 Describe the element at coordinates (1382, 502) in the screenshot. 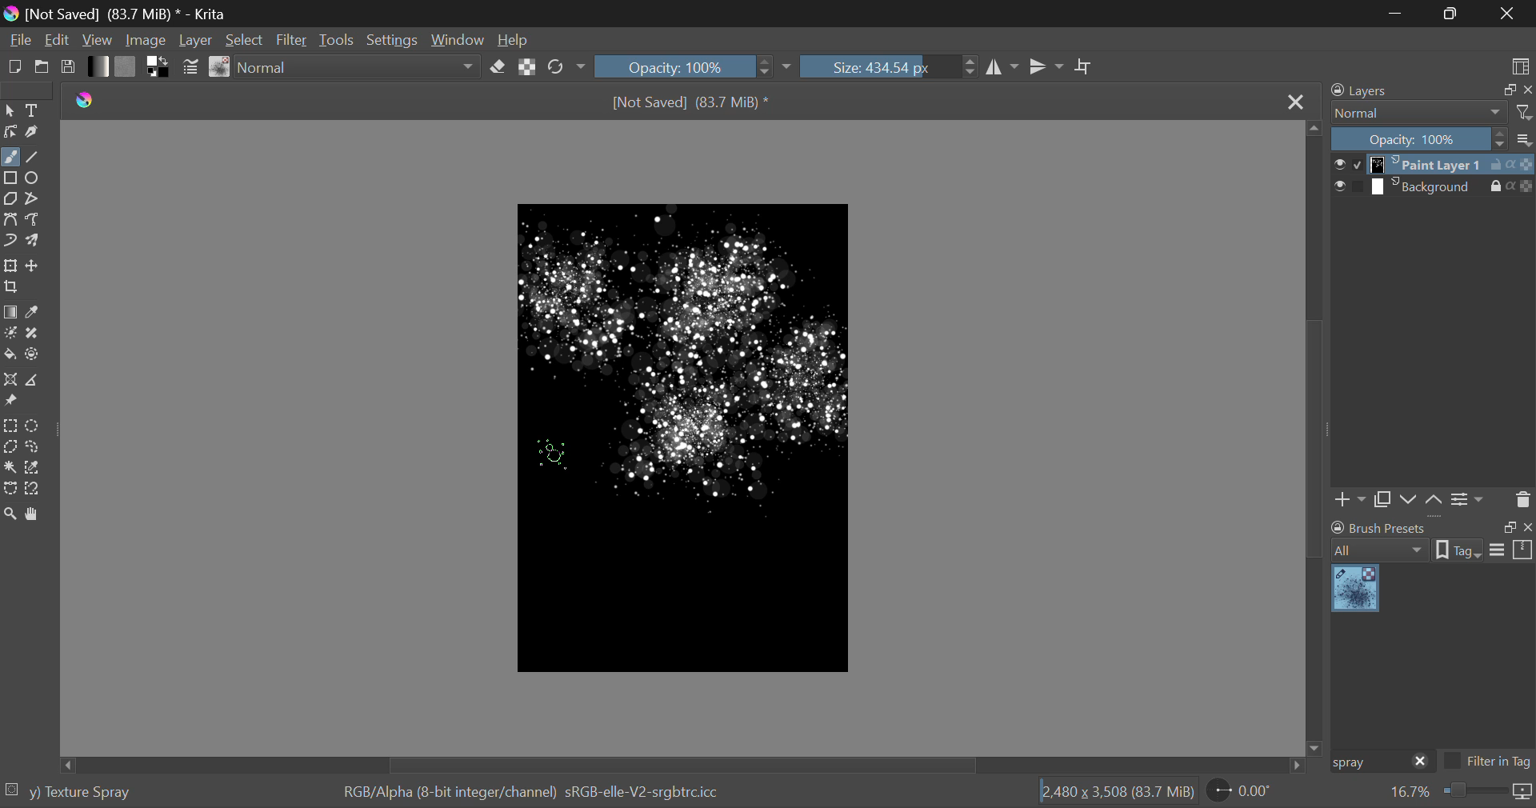

I see `Copy Layer` at that location.